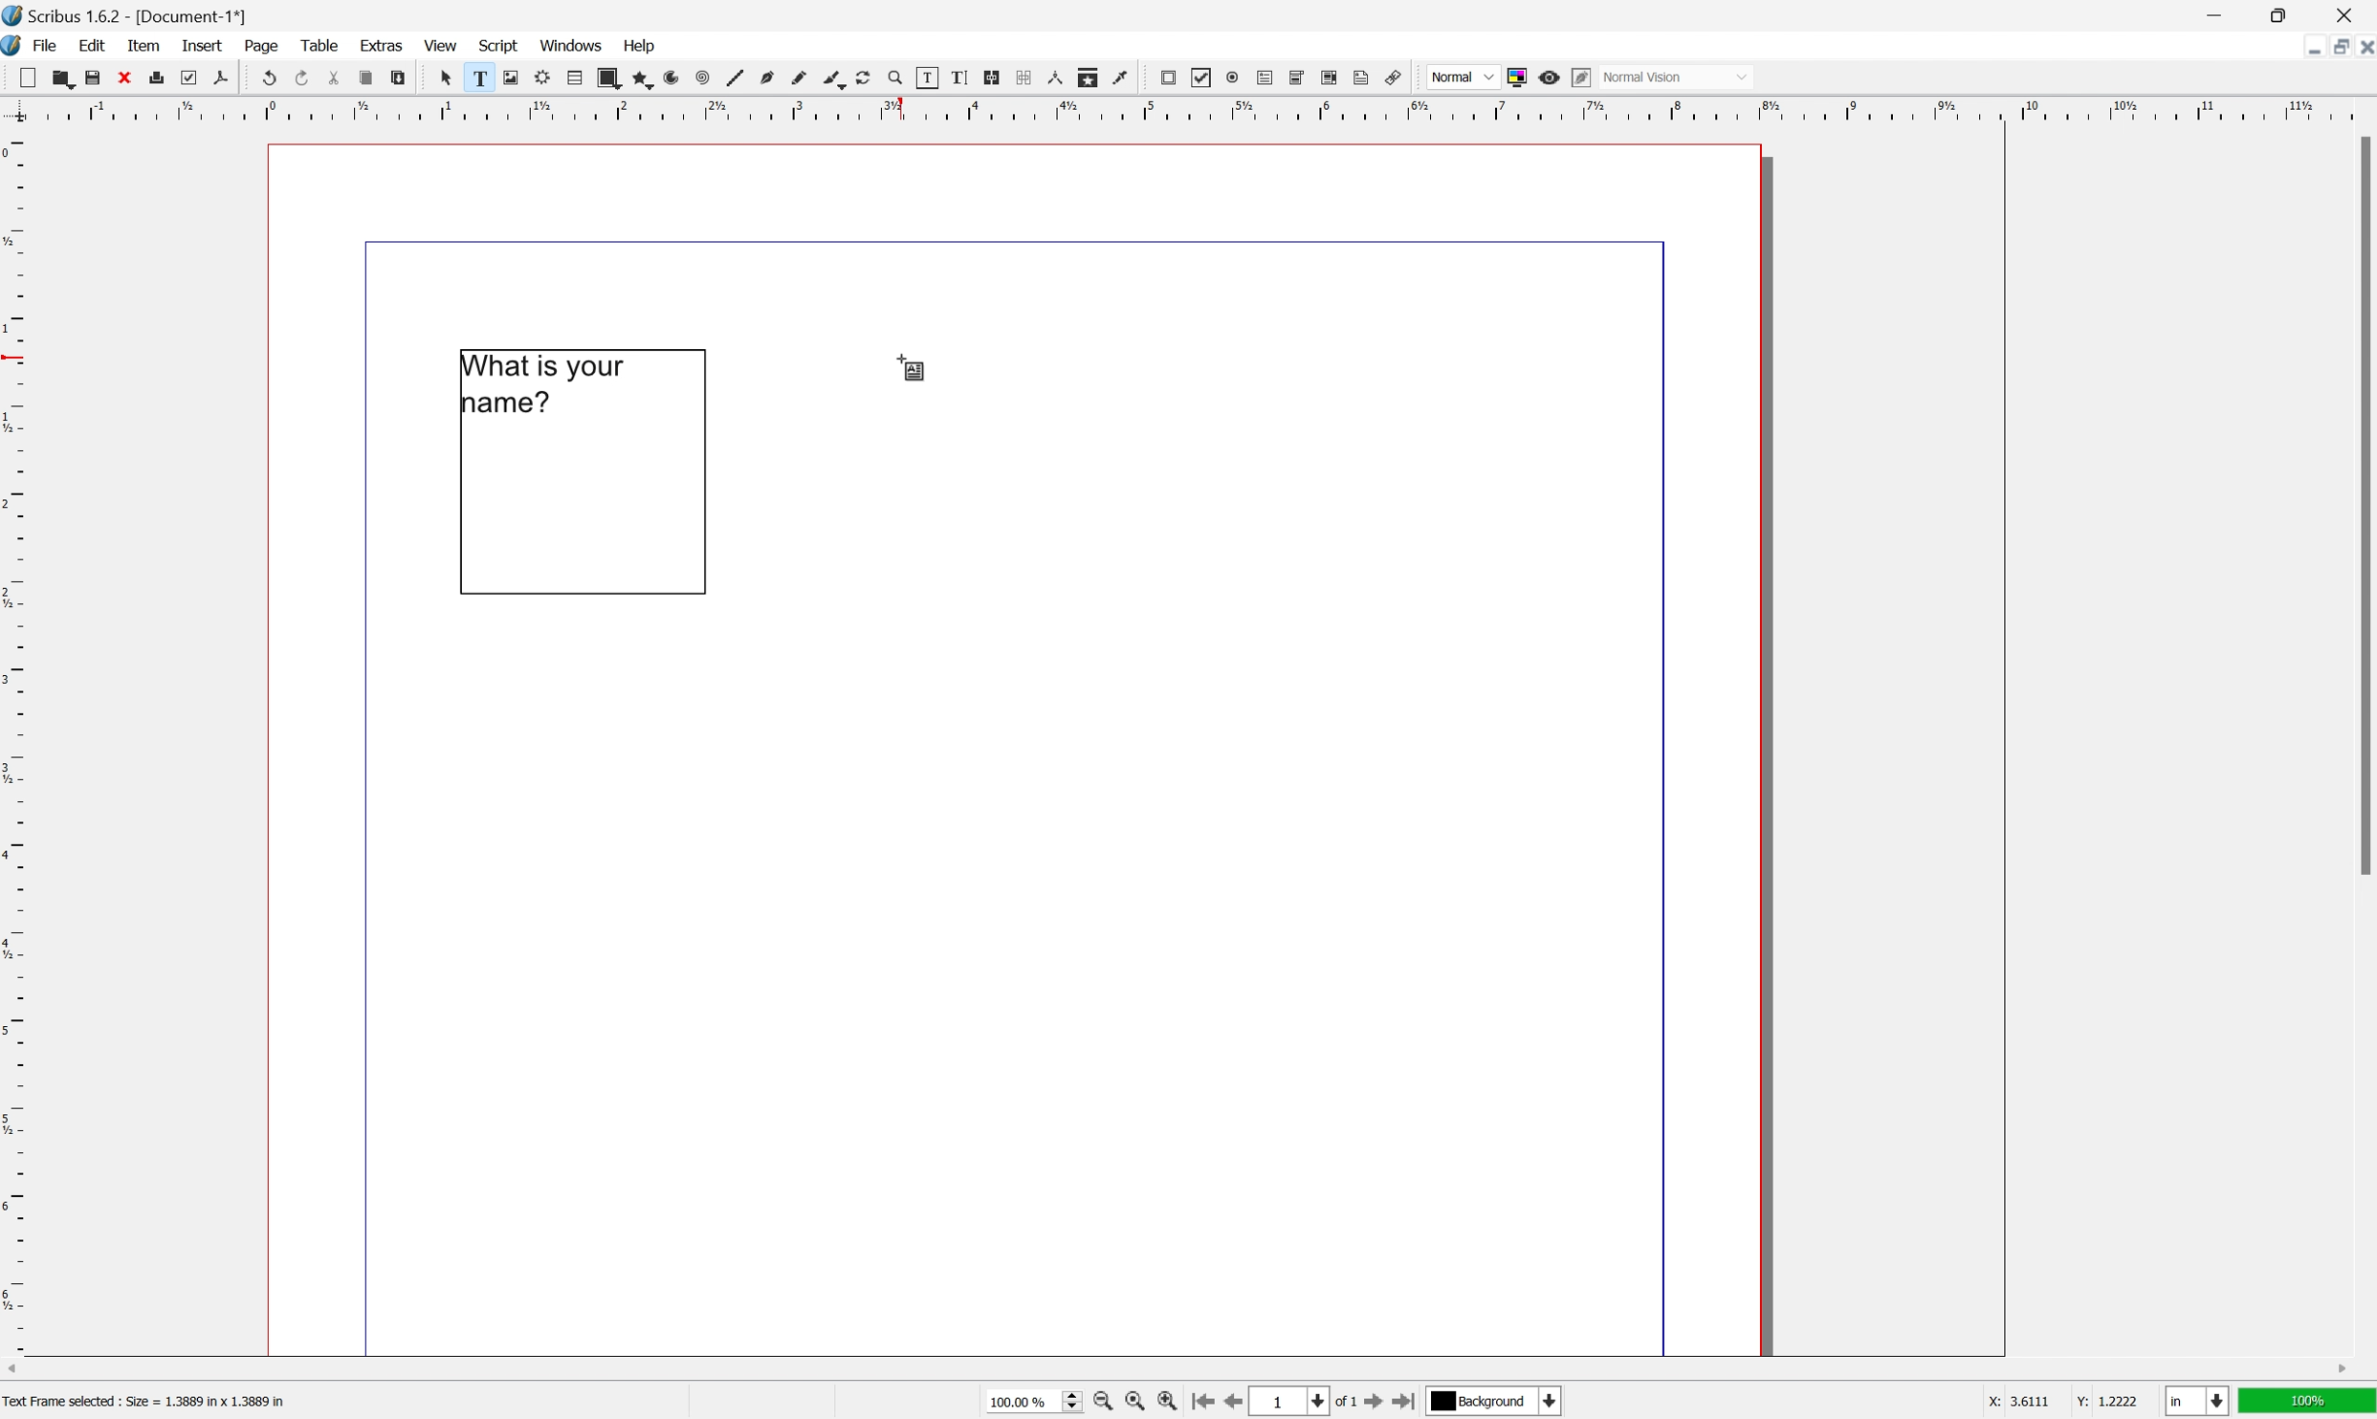  What do you see at coordinates (384, 44) in the screenshot?
I see `extras` at bounding box center [384, 44].